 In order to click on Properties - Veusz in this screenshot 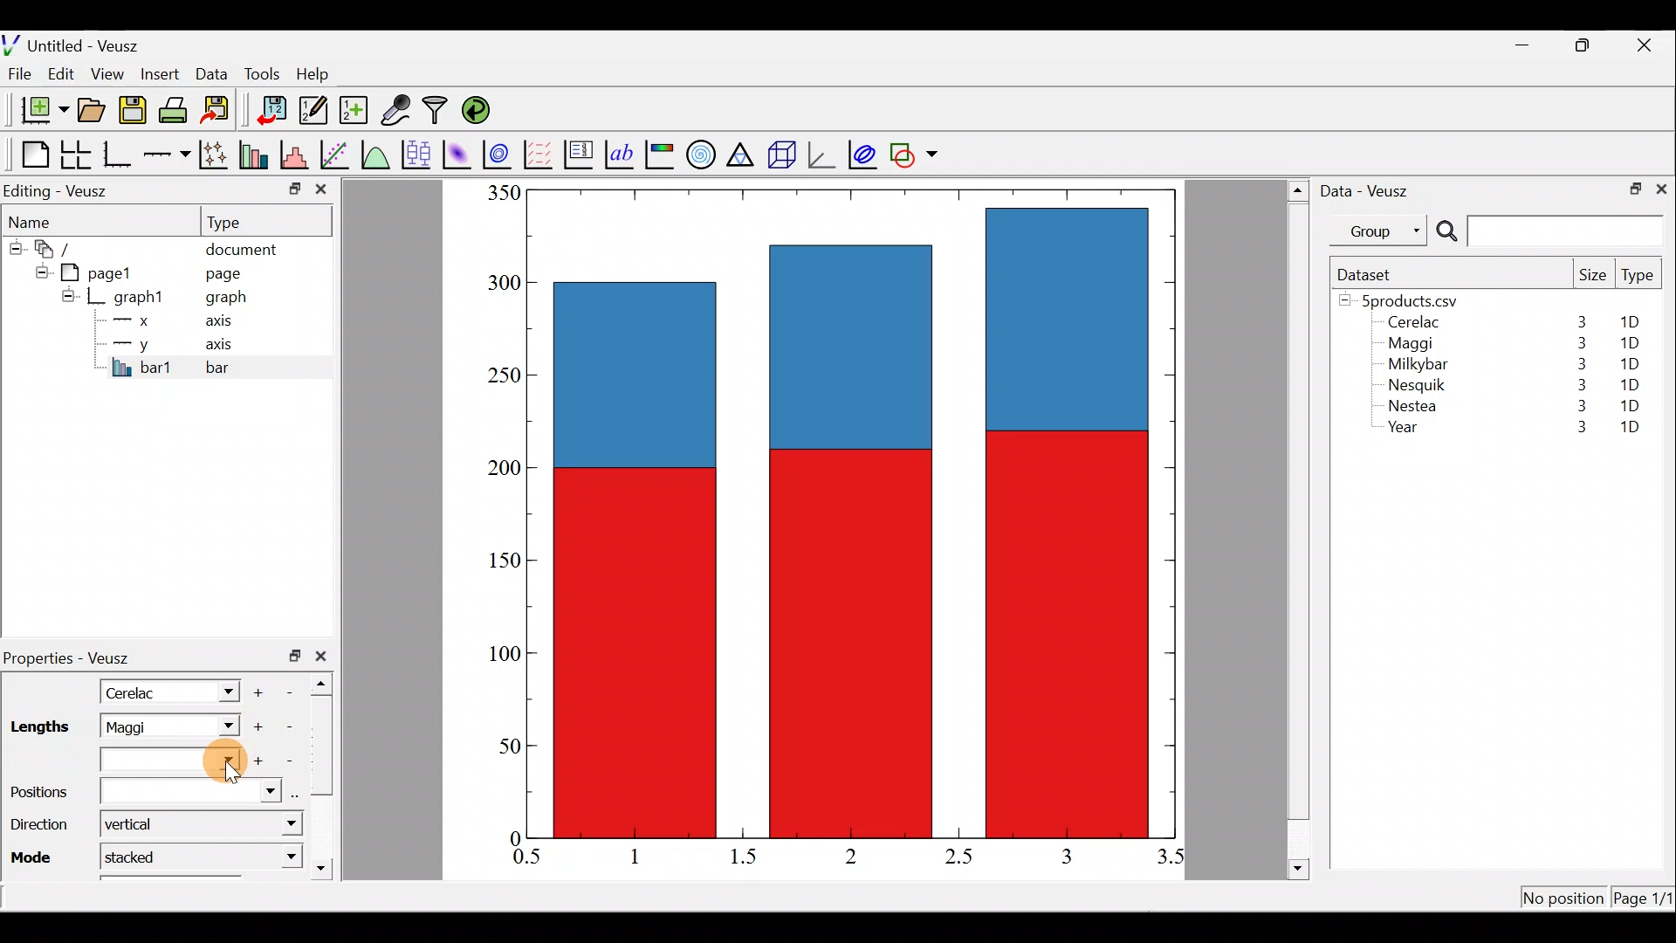, I will do `click(74, 658)`.